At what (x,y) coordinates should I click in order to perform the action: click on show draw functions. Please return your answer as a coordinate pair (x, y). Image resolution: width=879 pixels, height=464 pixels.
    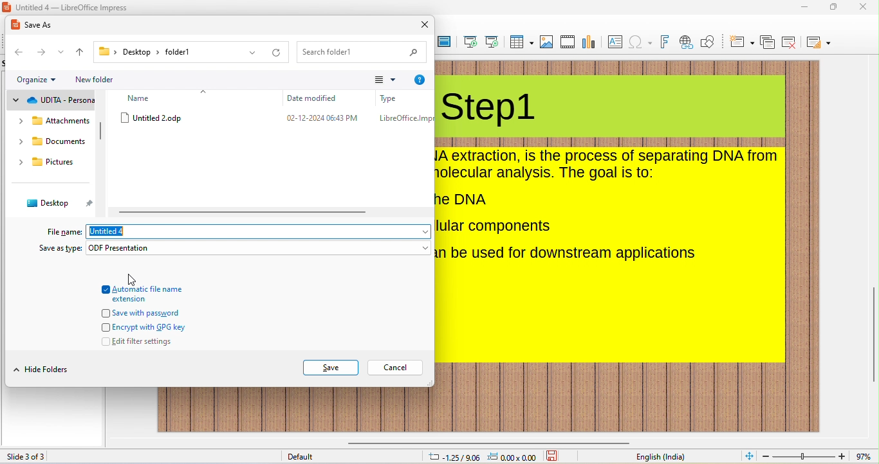
    Looking at the image, I should click on (710, 43).